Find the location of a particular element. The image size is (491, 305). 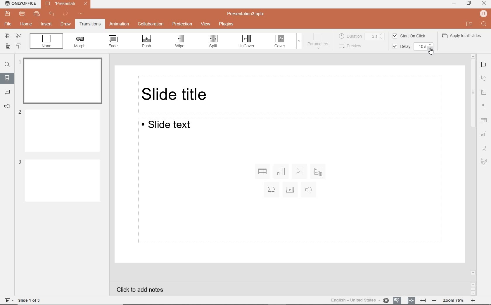

Slide 3 is located at coordinates (59, 180).